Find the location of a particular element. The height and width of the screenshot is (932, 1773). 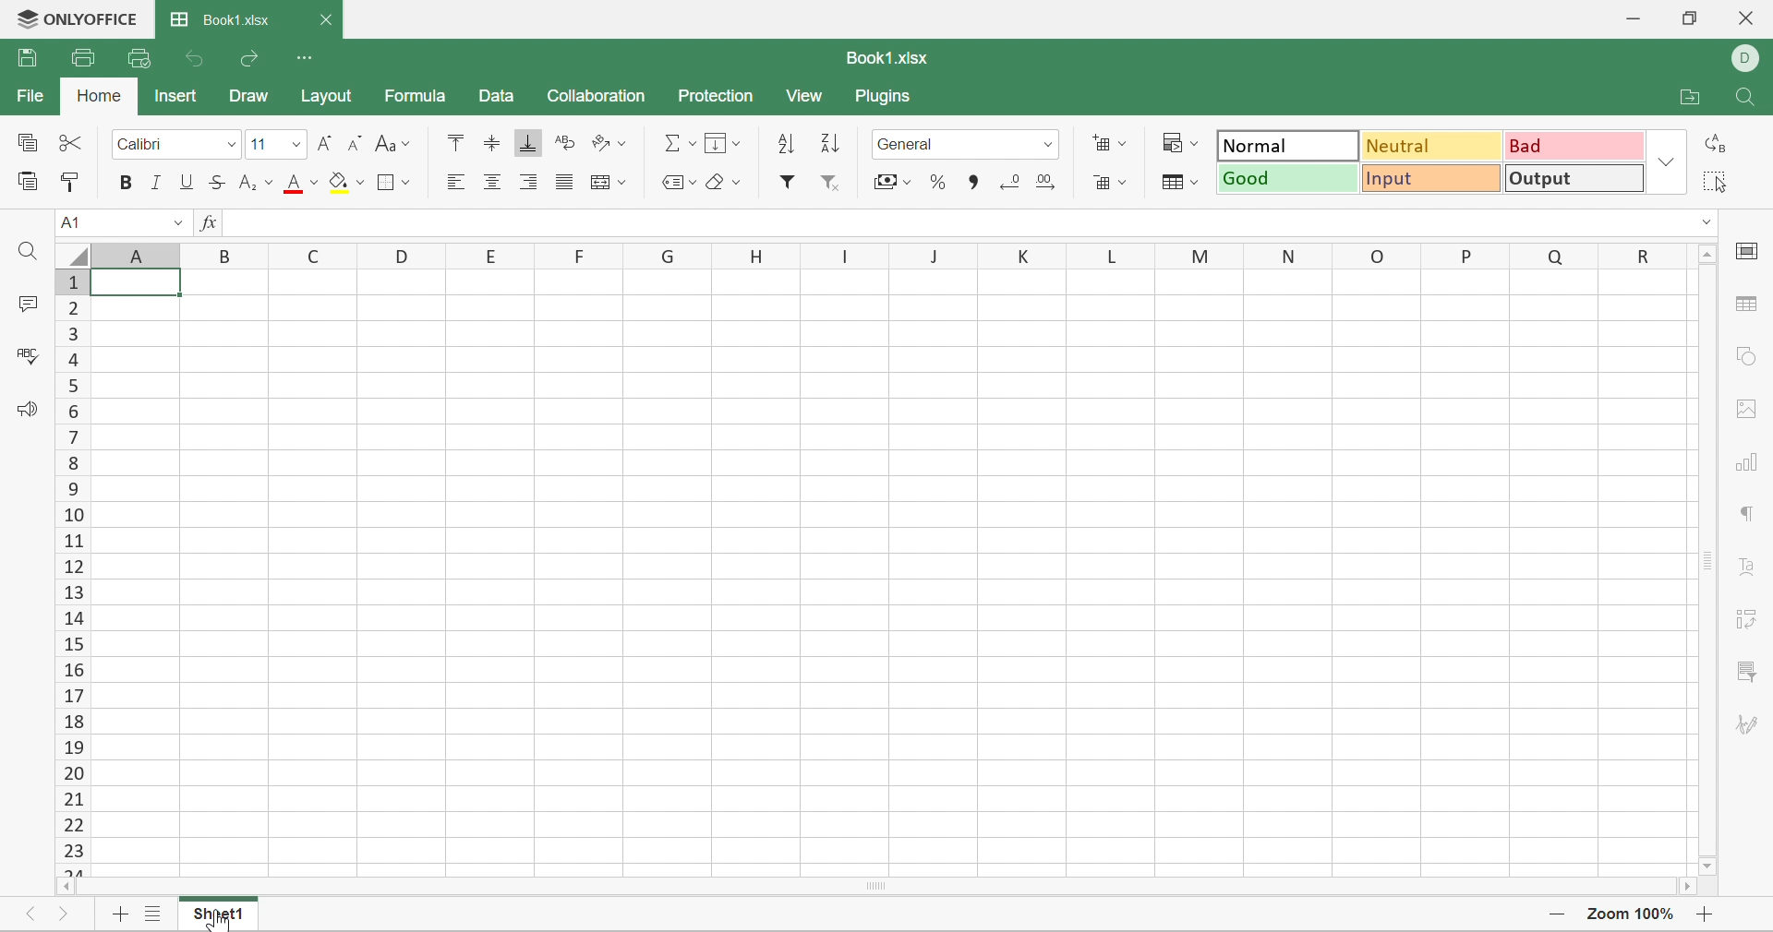

Feedback & Support is located at coordinates (25, 410).